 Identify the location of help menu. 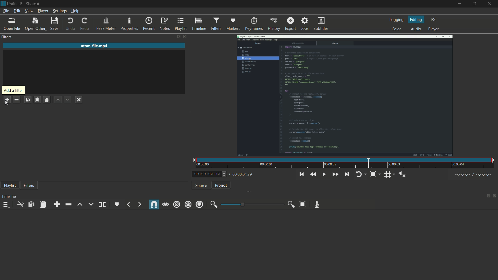
(75, 11).